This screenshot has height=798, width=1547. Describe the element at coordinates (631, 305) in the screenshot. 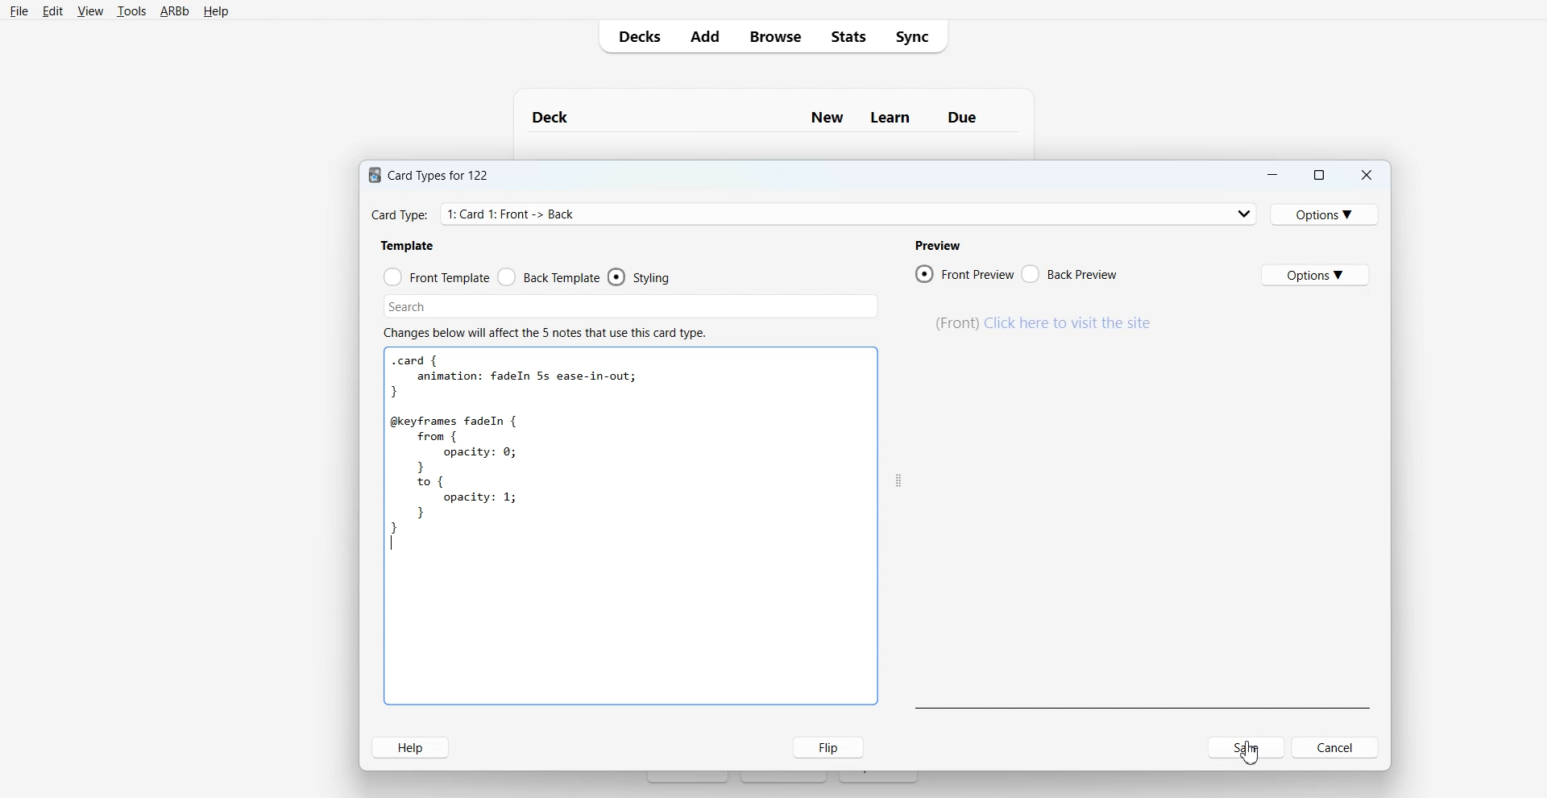

I see `Search Bar` at that location.